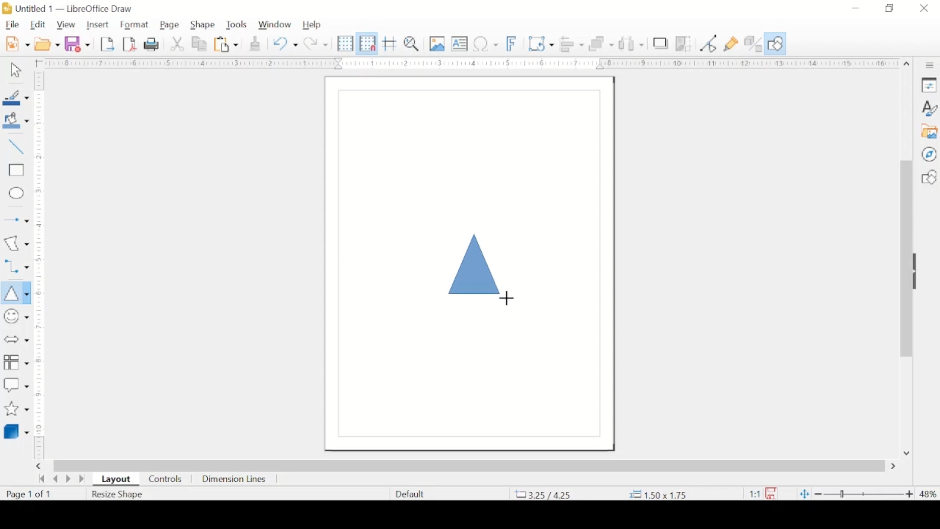 This screenshot has height=529, width=940. I want to click on new, so click(19, 44).